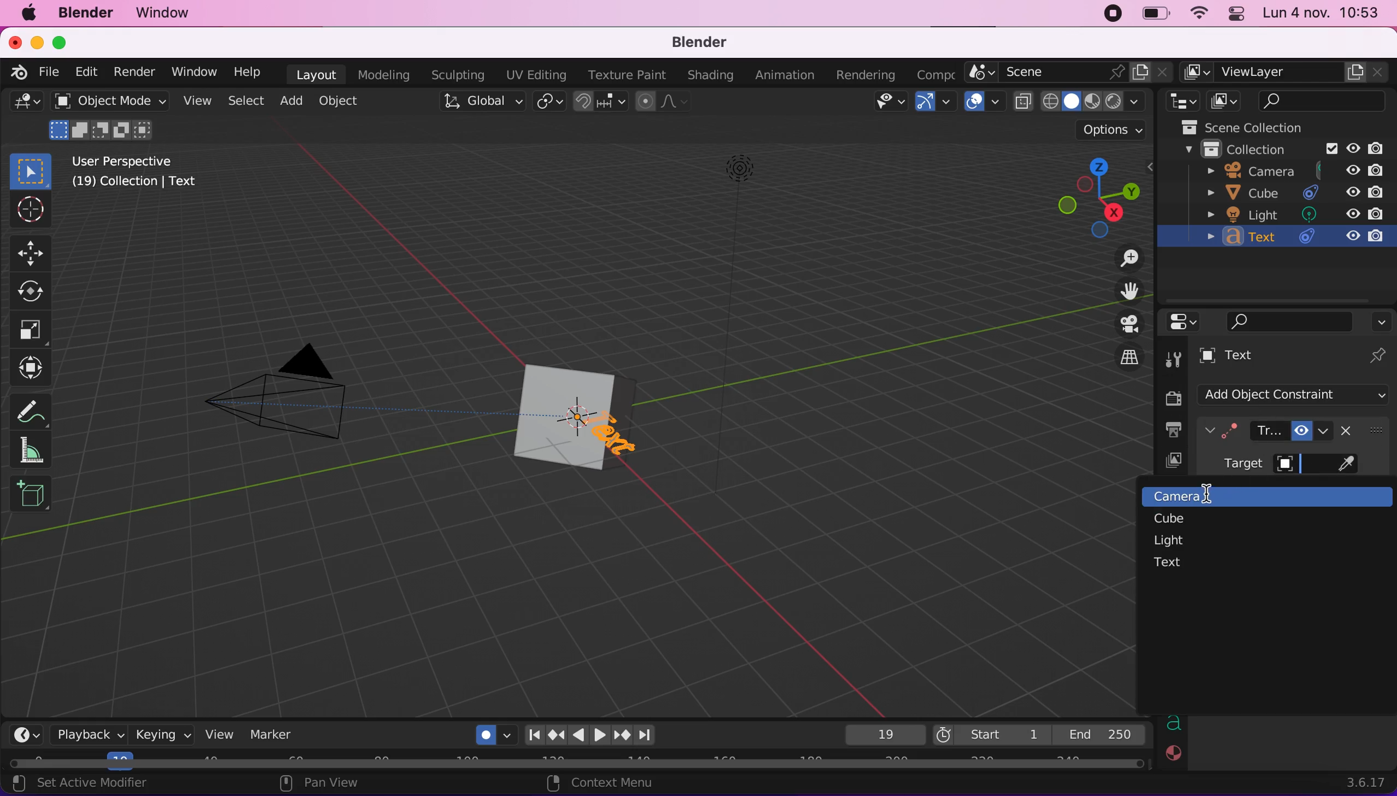  What do you see at coordinates (1285, 172) in the screenshot?
I see `camera` at bounding box center [1285, 172].